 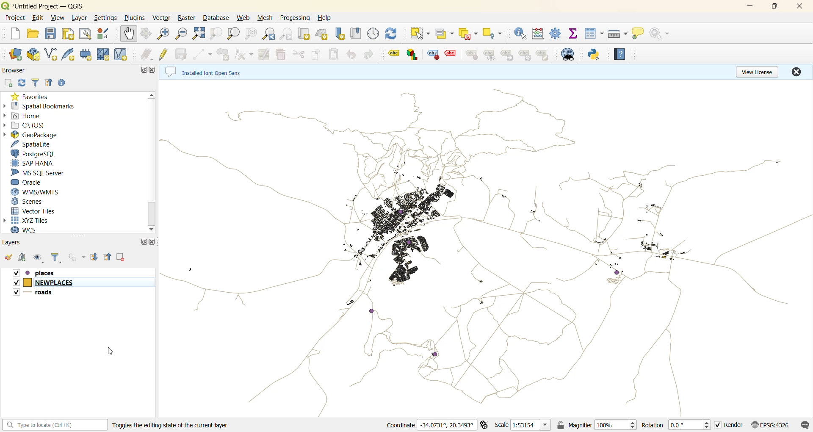 What do you see at coordinates (282, 54) in the screenshot?
I see `delete` at bounding box center [282, 54].